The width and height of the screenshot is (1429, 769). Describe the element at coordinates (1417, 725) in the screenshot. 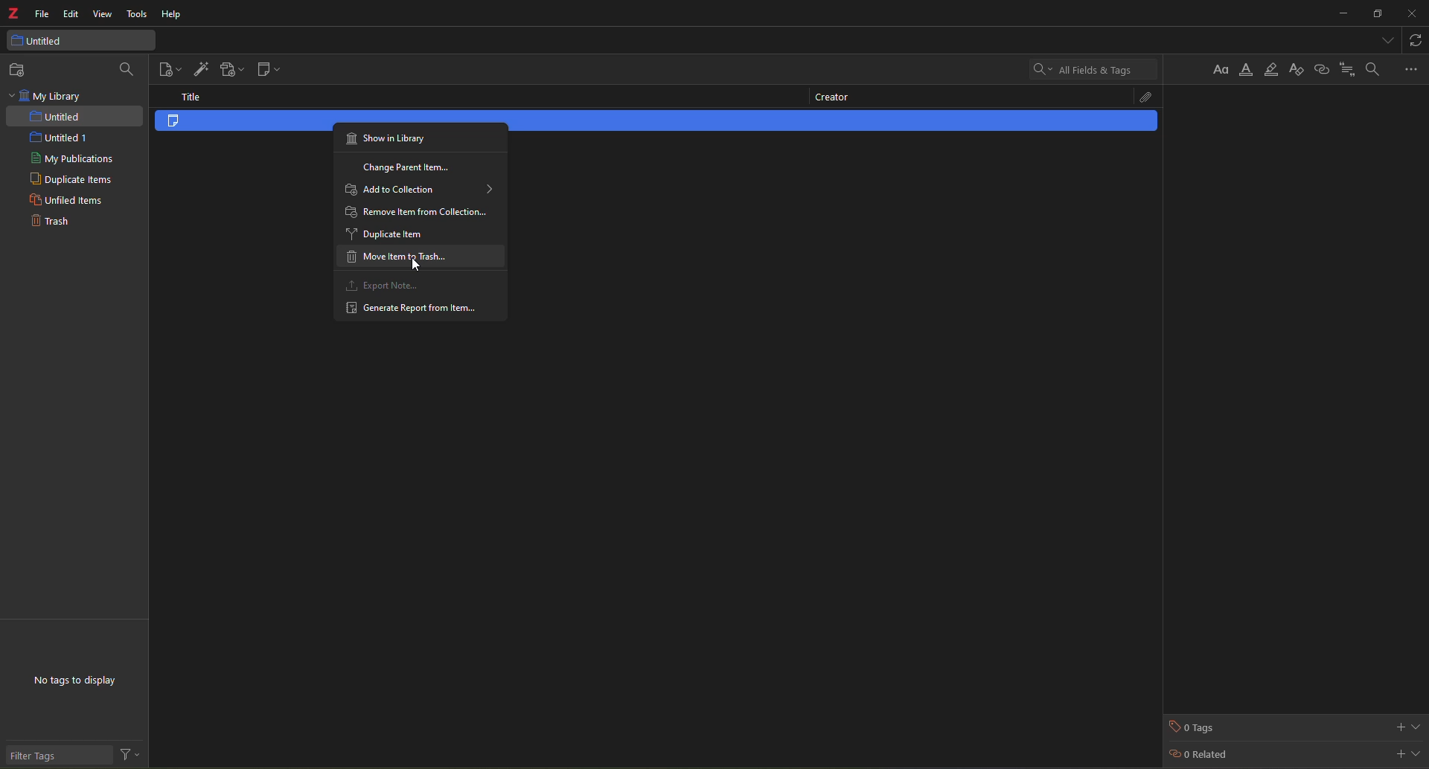

I see `expand` at that location.